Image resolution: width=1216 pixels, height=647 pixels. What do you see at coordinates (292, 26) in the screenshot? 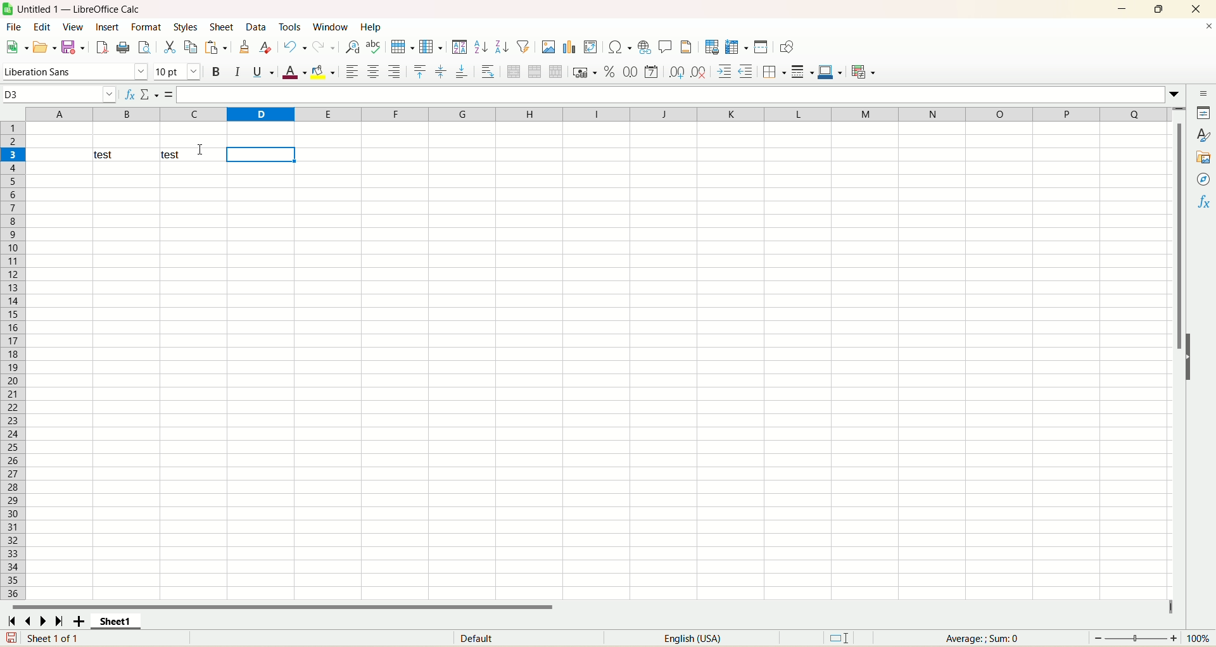
I see `tools` at bounding box center [292, 26].